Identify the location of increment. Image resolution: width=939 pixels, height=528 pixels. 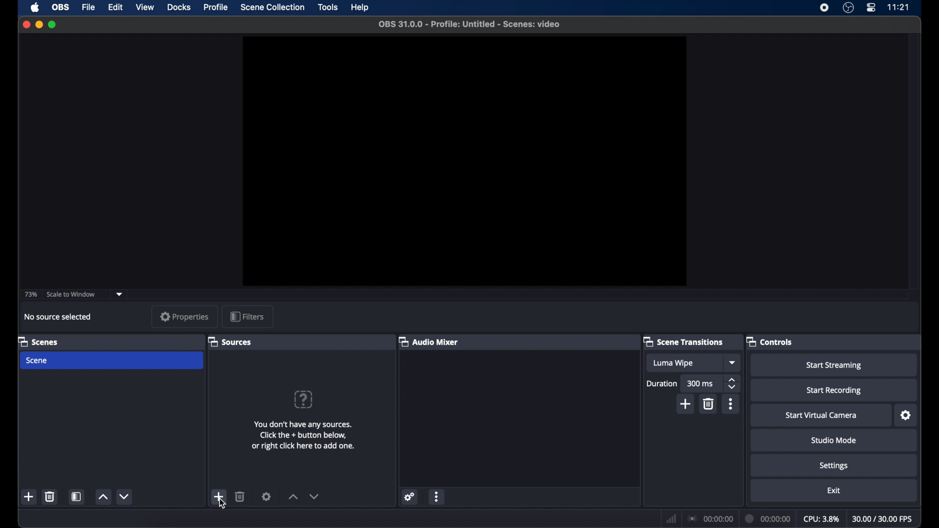
(103, 497).